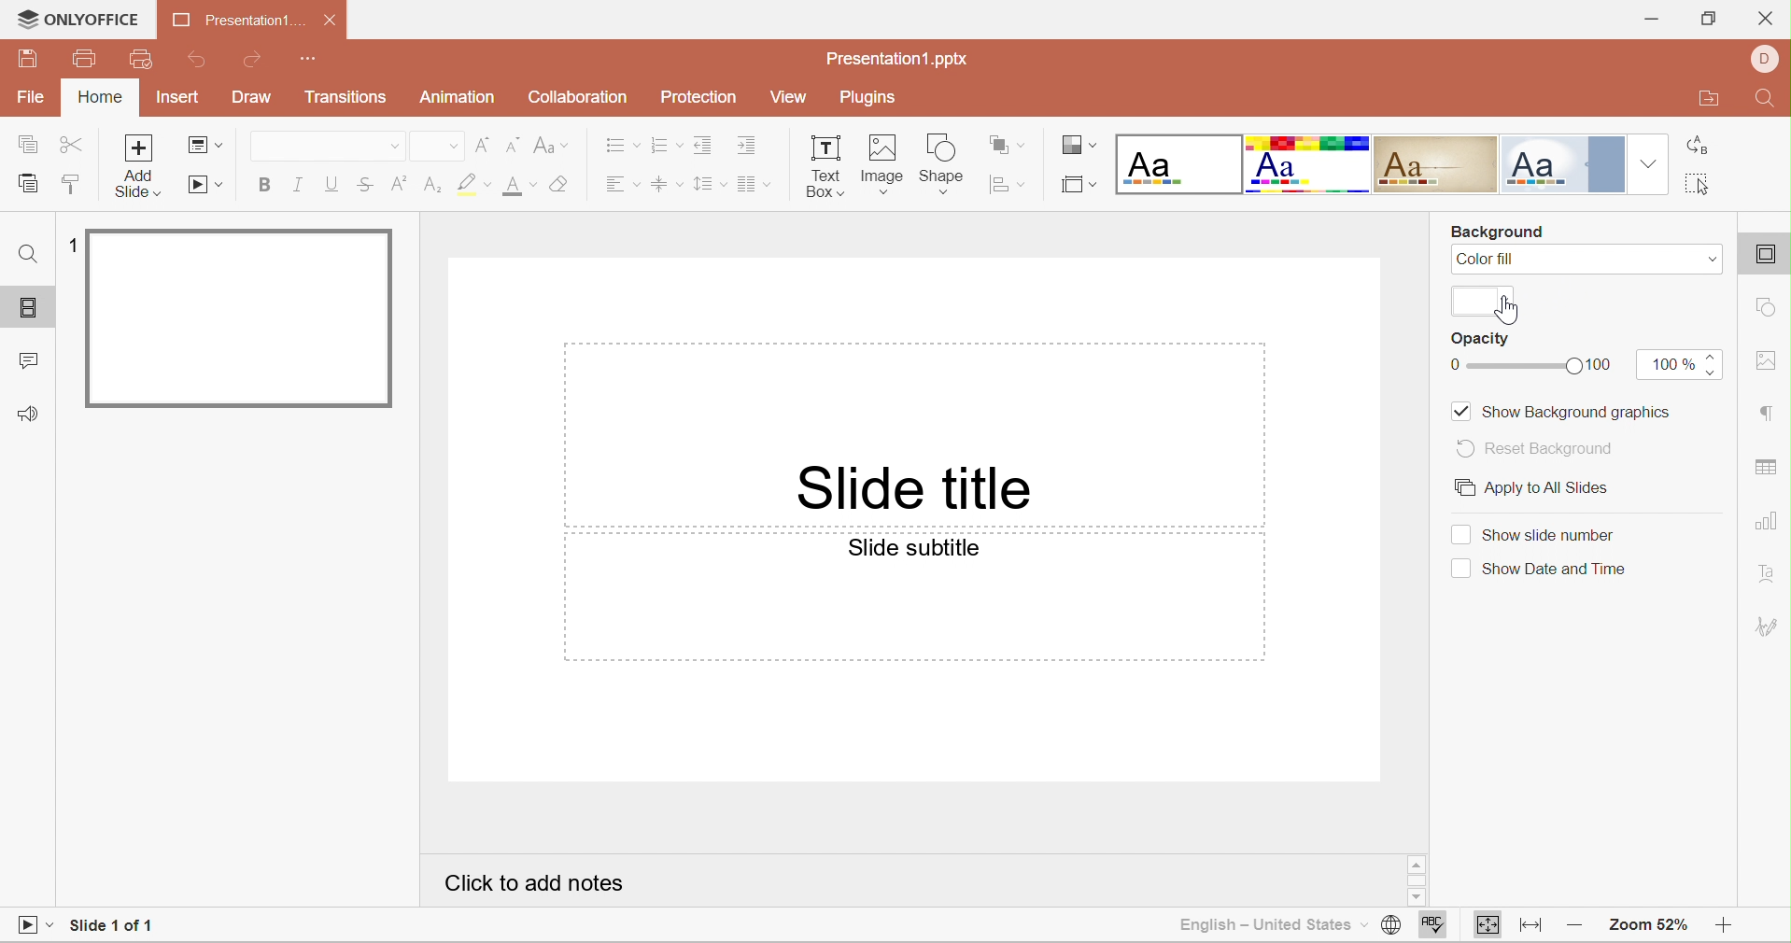  What do you see at coordinates (789, 97) in the screenshot?
I see `View` at bounding box center [789, 97].